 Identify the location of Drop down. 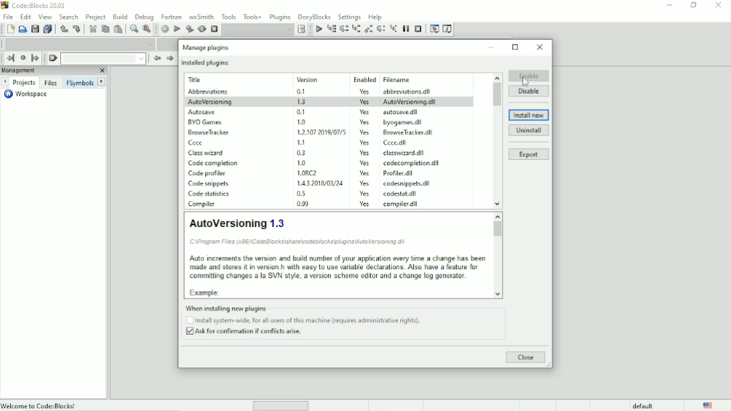
(78, 44).